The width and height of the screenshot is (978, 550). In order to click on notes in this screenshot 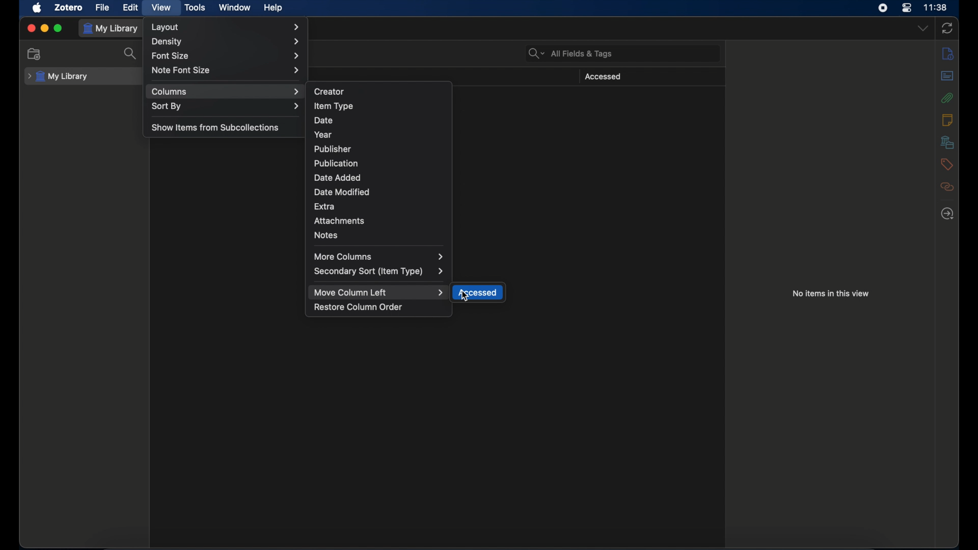, I will do `click(326, 235)`.